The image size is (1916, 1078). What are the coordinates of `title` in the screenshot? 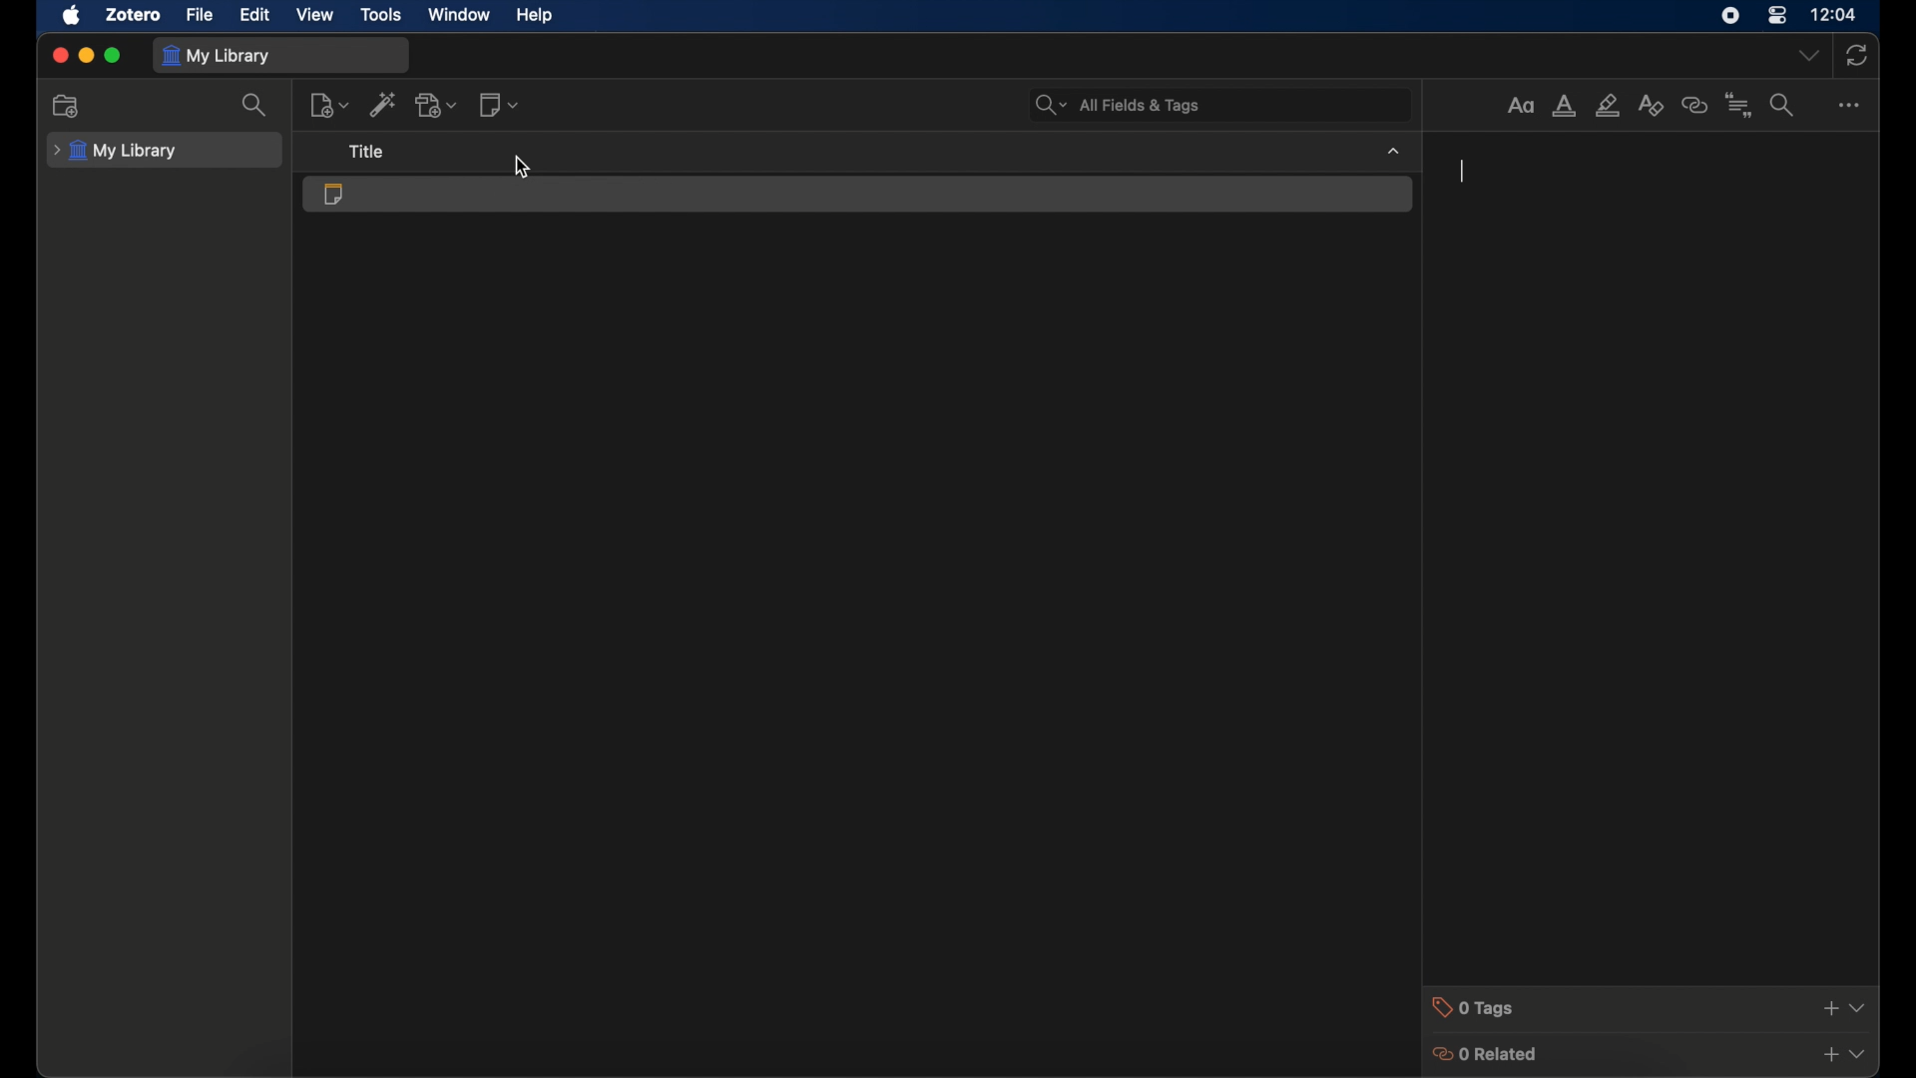 It's located at (366, 151).